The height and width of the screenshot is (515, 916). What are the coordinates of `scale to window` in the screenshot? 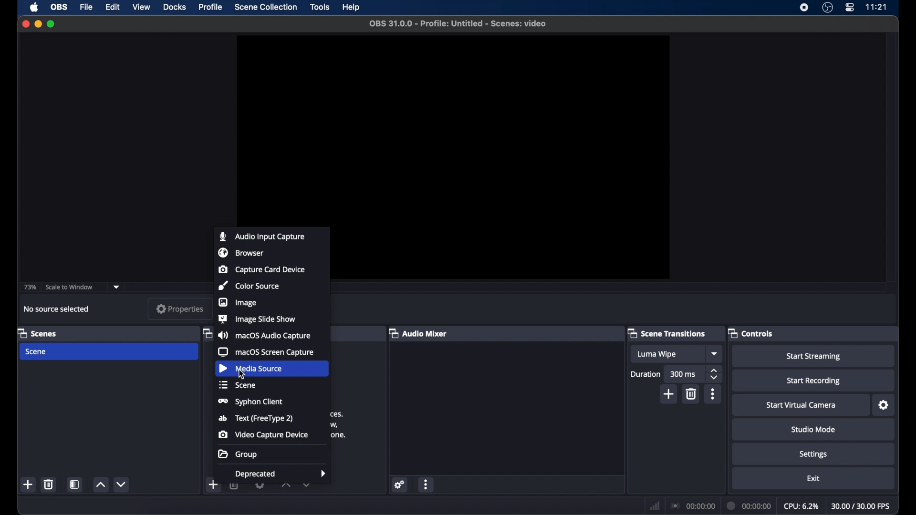 It's located at (69, 287).